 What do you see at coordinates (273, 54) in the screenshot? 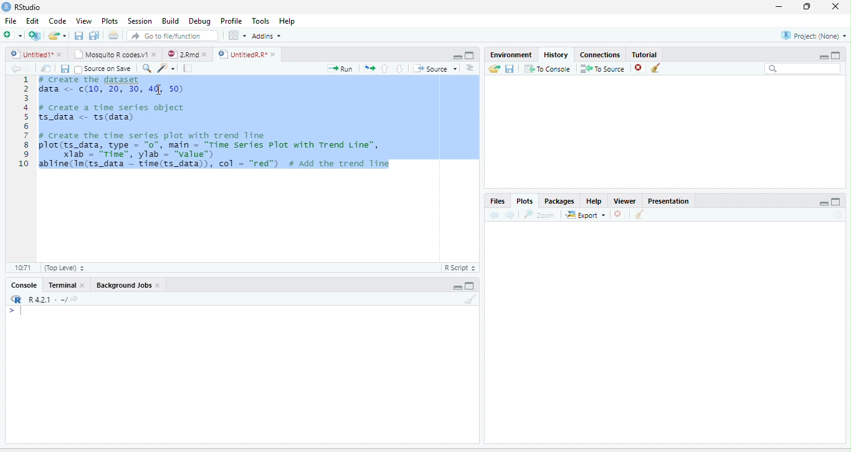
I see `close` at bounding box center [273, 54].